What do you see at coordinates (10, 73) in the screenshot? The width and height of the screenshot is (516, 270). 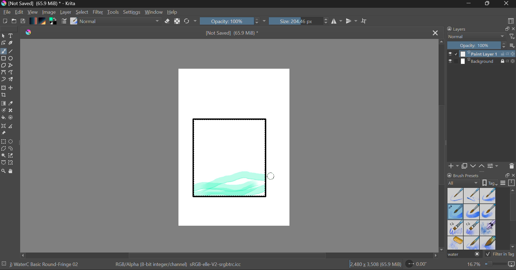 I see `Freehand Path Tool` at bounding box center [10, 73].